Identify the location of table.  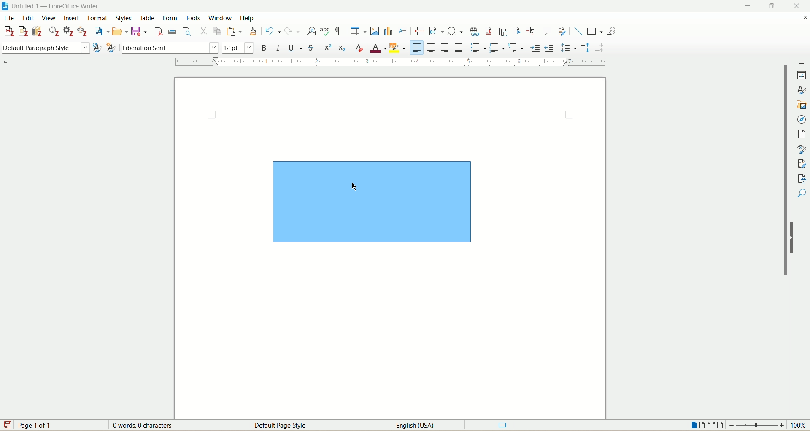
(148, 17).